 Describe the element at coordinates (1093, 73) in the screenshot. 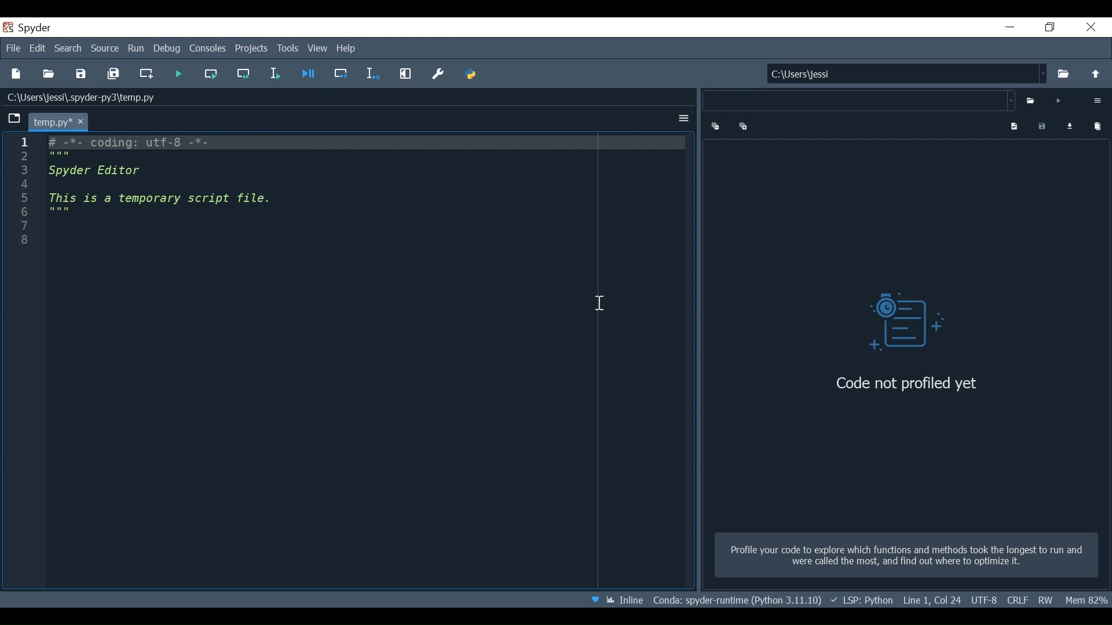

I see `move up` at that location.